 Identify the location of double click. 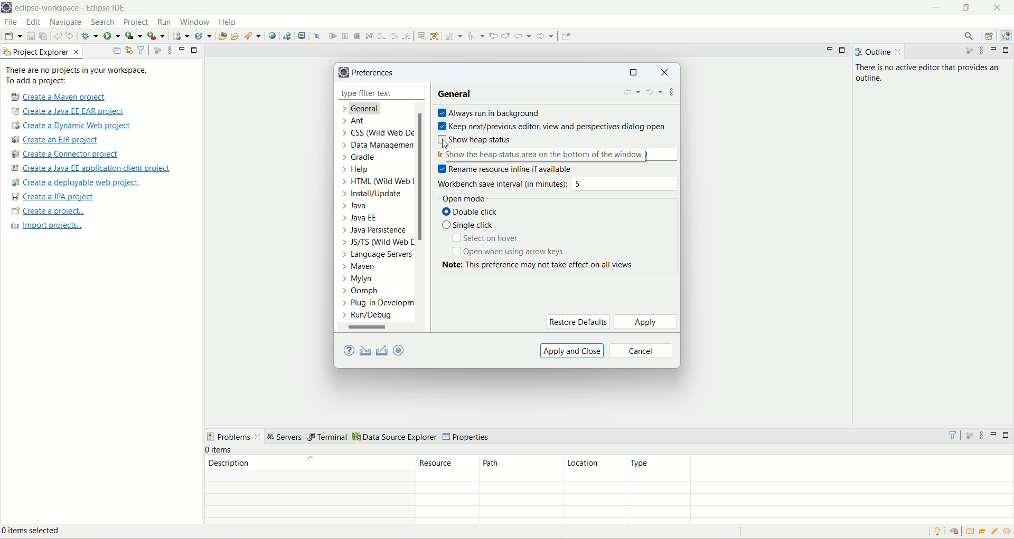
(475, 213).